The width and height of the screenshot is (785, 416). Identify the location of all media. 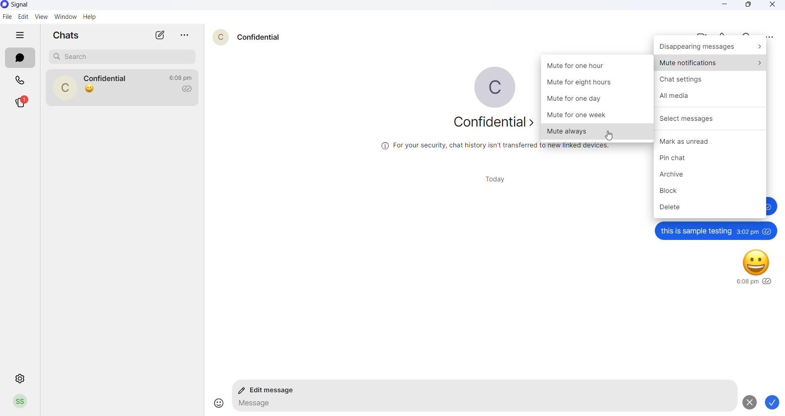
(712, 98).